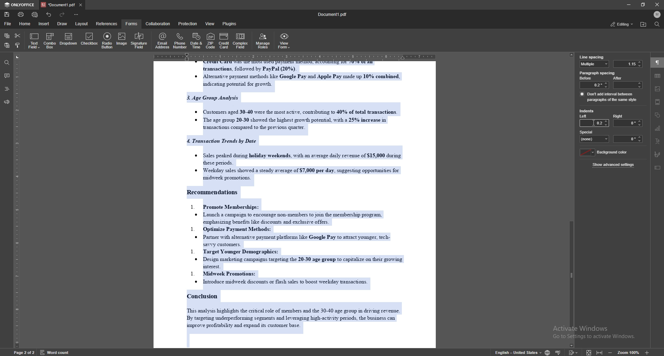 This screenshot has width=664, height=356. Describe the element at coordinates (264, 40) in the screenshot. I see `manage roles` at that location.